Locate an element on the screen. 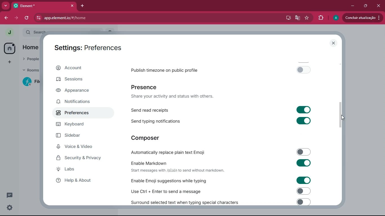 This screenshot has height=216, width=385. profile is located at coordinates (336, 18).